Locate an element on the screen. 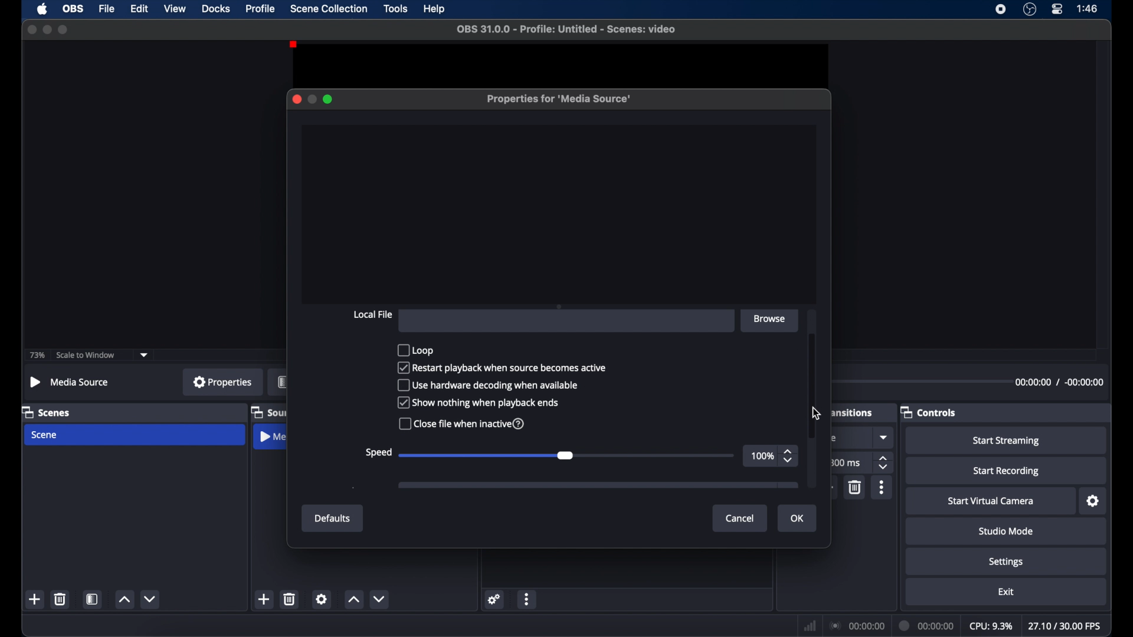  minimize is located at coordinates (311, 99).